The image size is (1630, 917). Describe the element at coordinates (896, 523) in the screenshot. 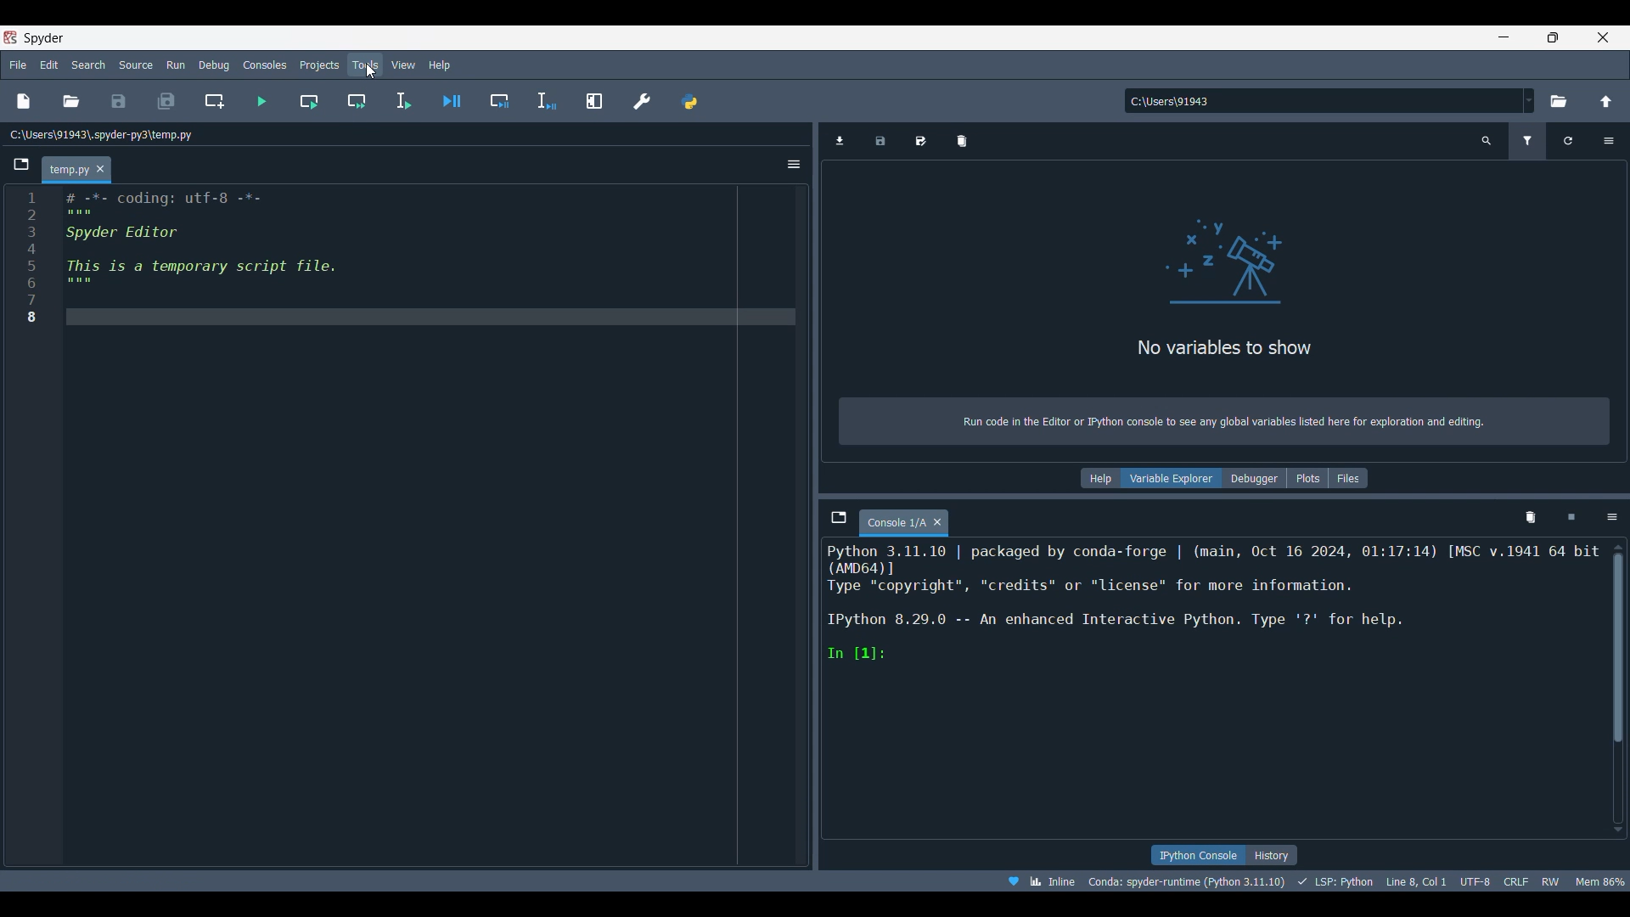

I see `Current tab` at that location.